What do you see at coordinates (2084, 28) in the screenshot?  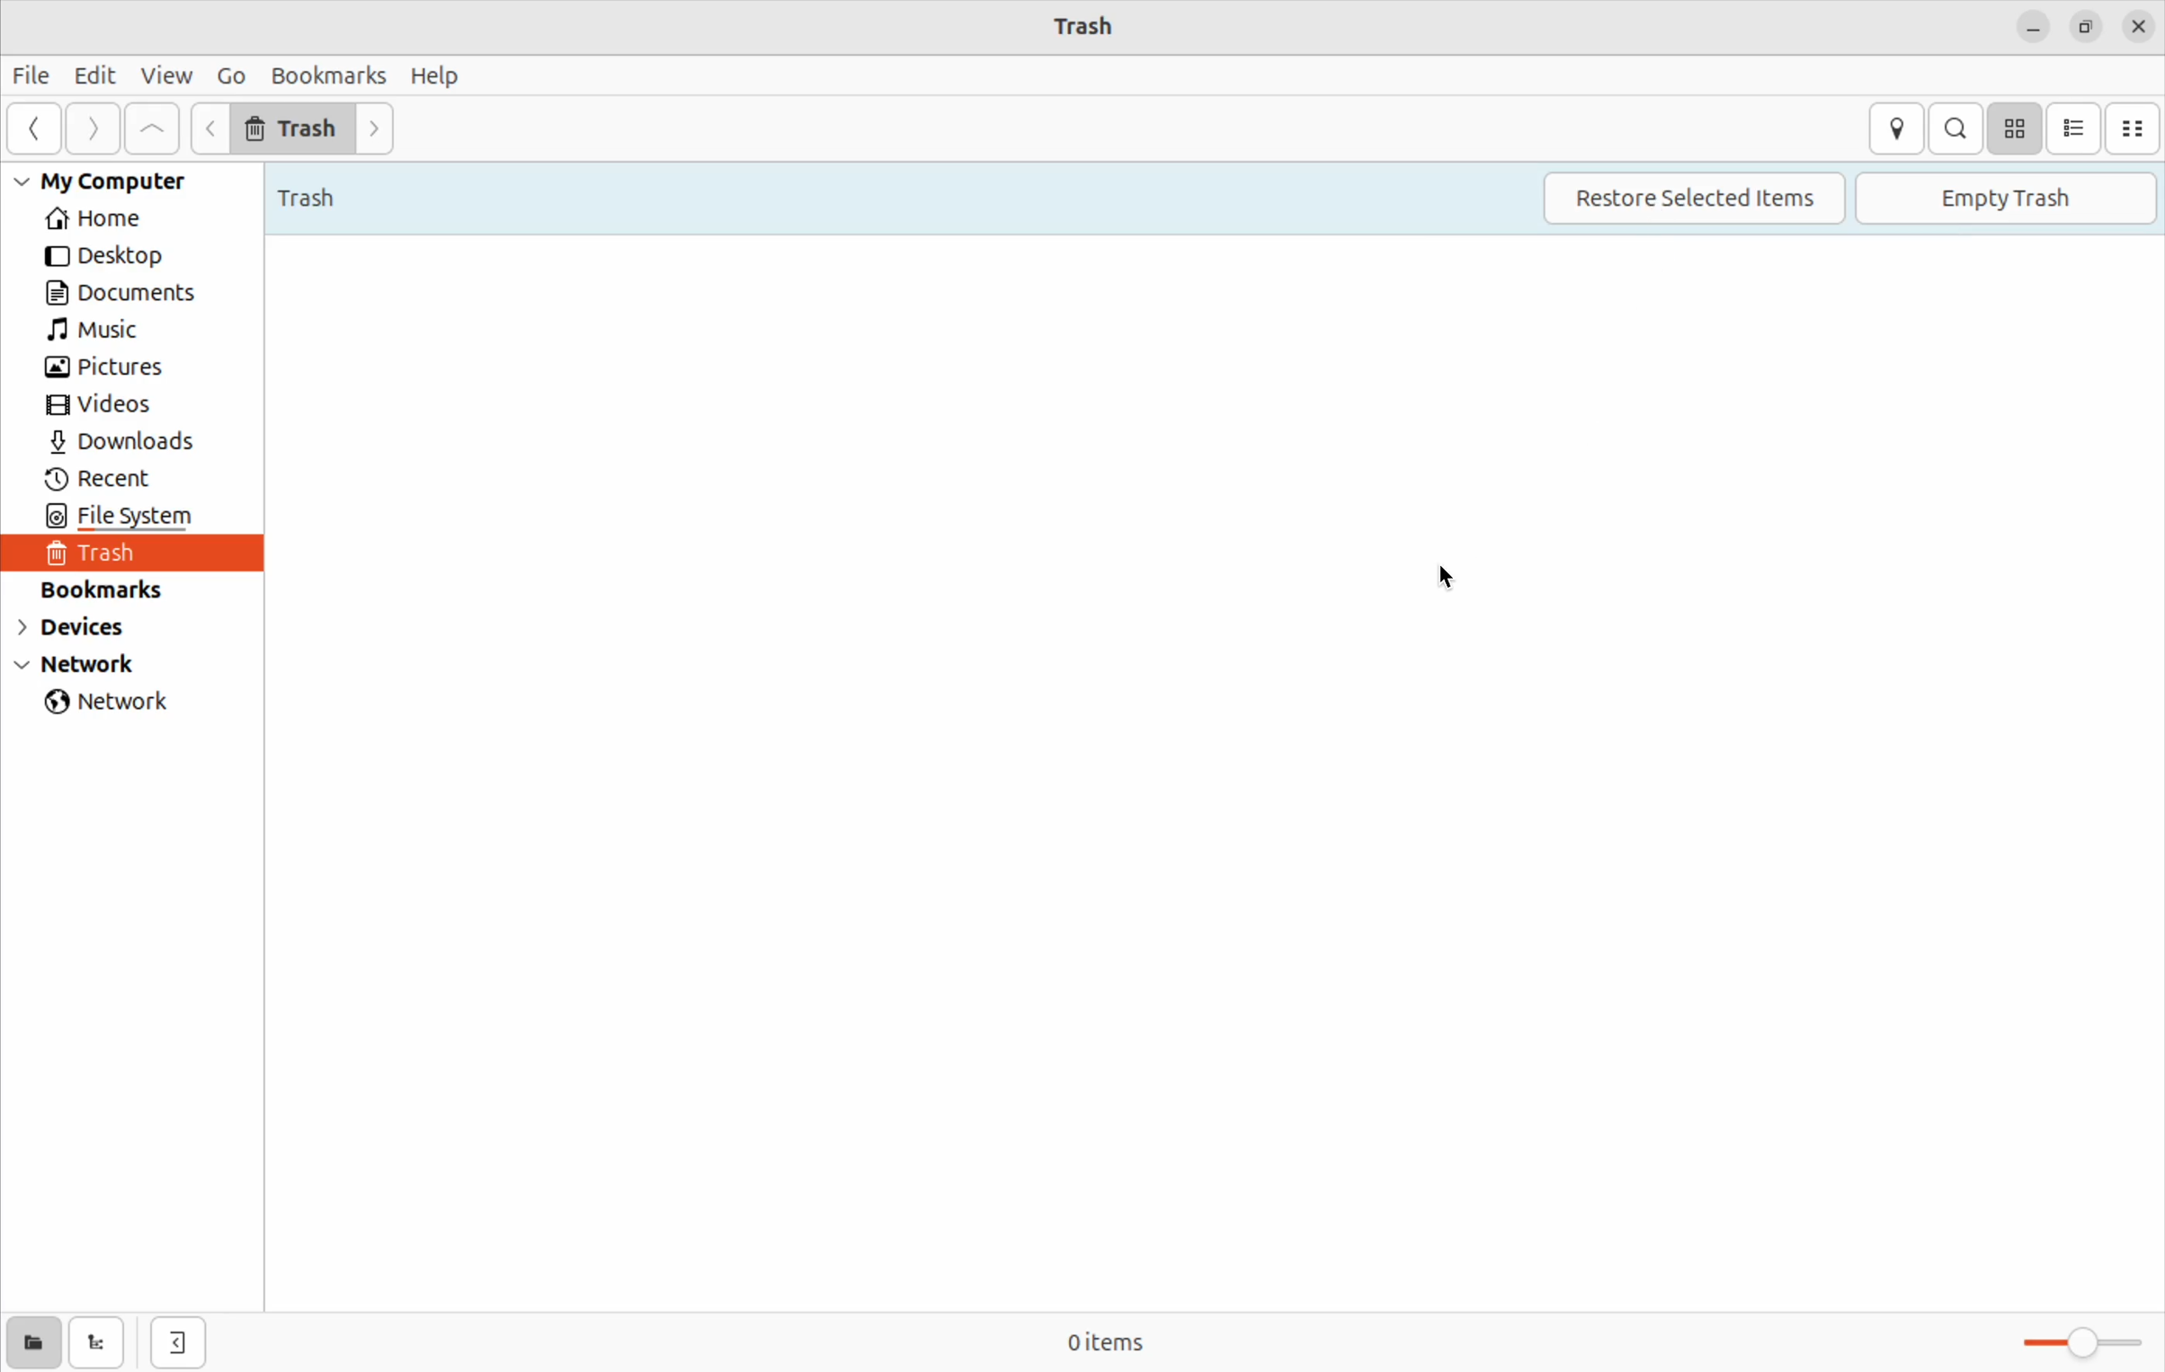 I see `resize` at bounding box center [2084, 28].